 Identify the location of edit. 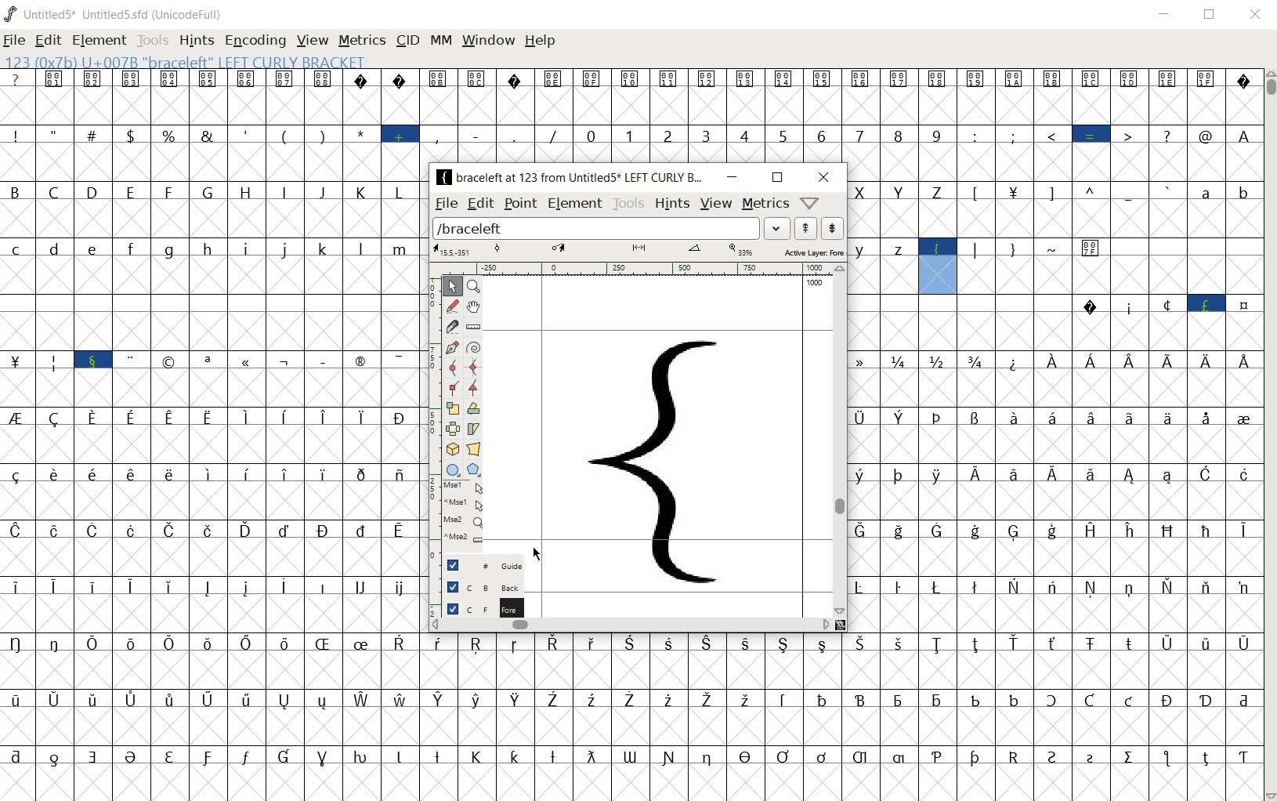
(481, 203).